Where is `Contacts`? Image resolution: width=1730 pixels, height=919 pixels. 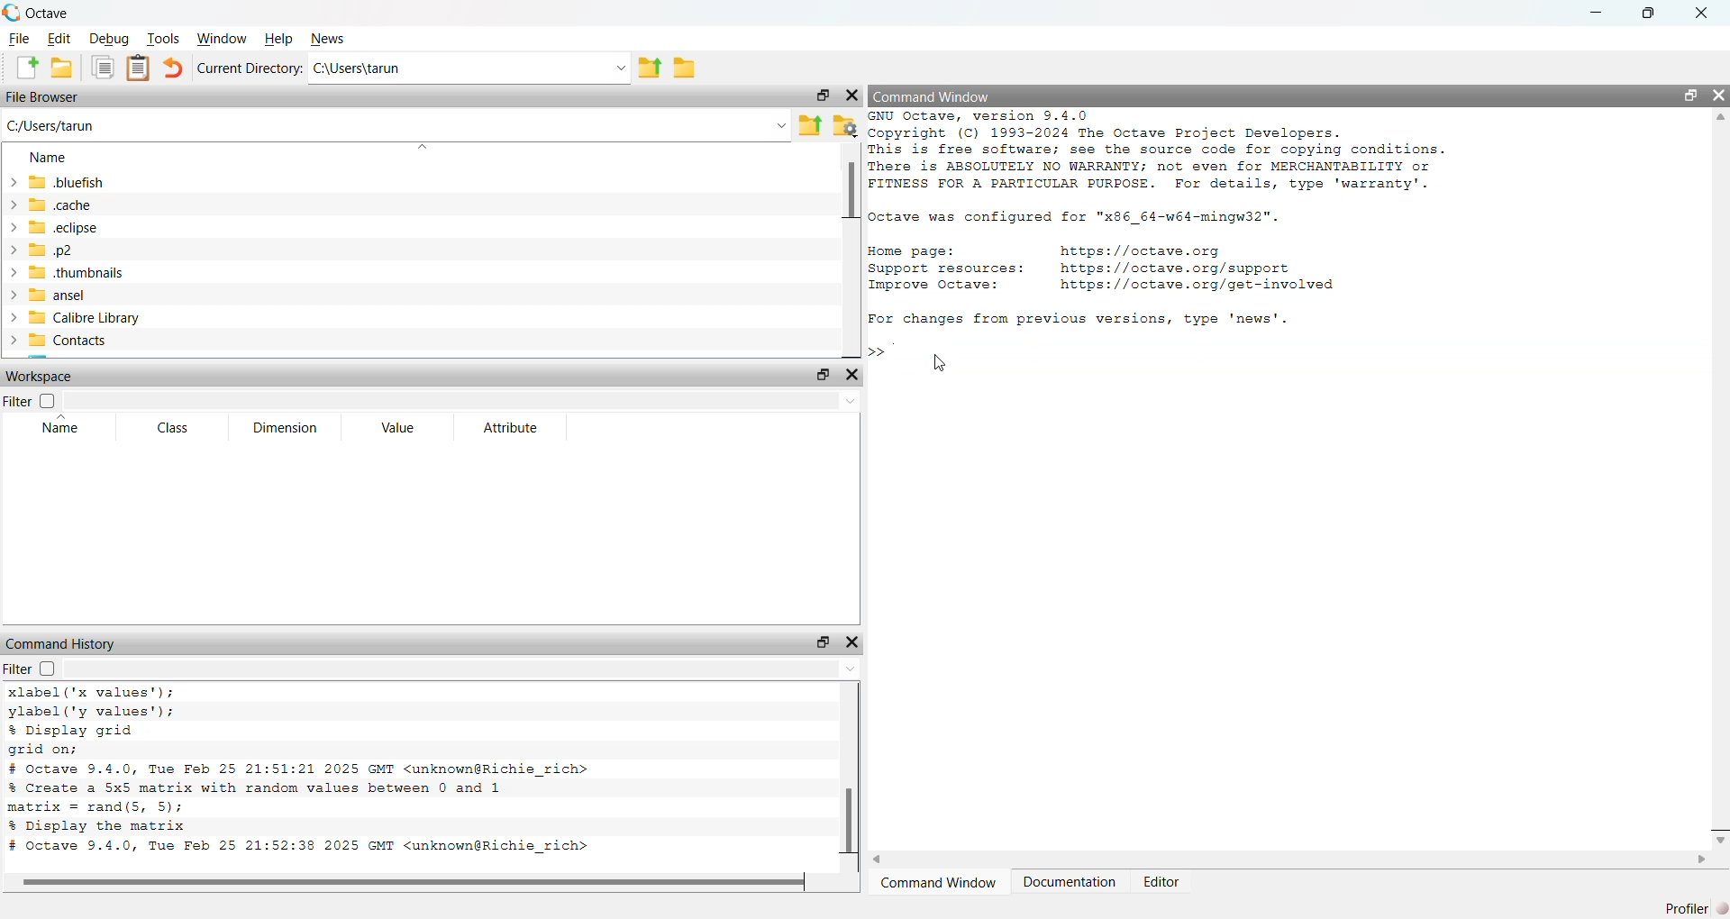
Contacts is located at coordinates (85, 341).